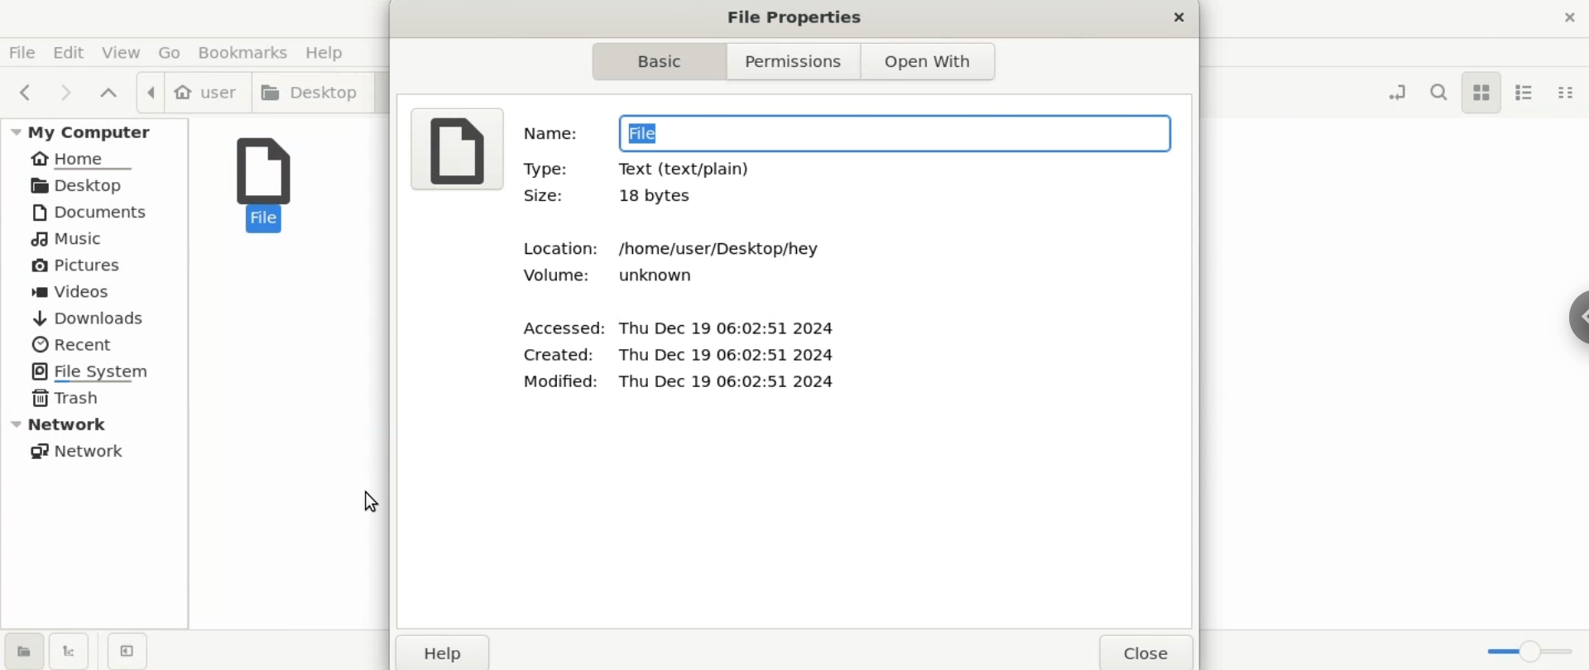 This screenshot has height=670, width=1589. I want to click on recent, so click(95, 344).